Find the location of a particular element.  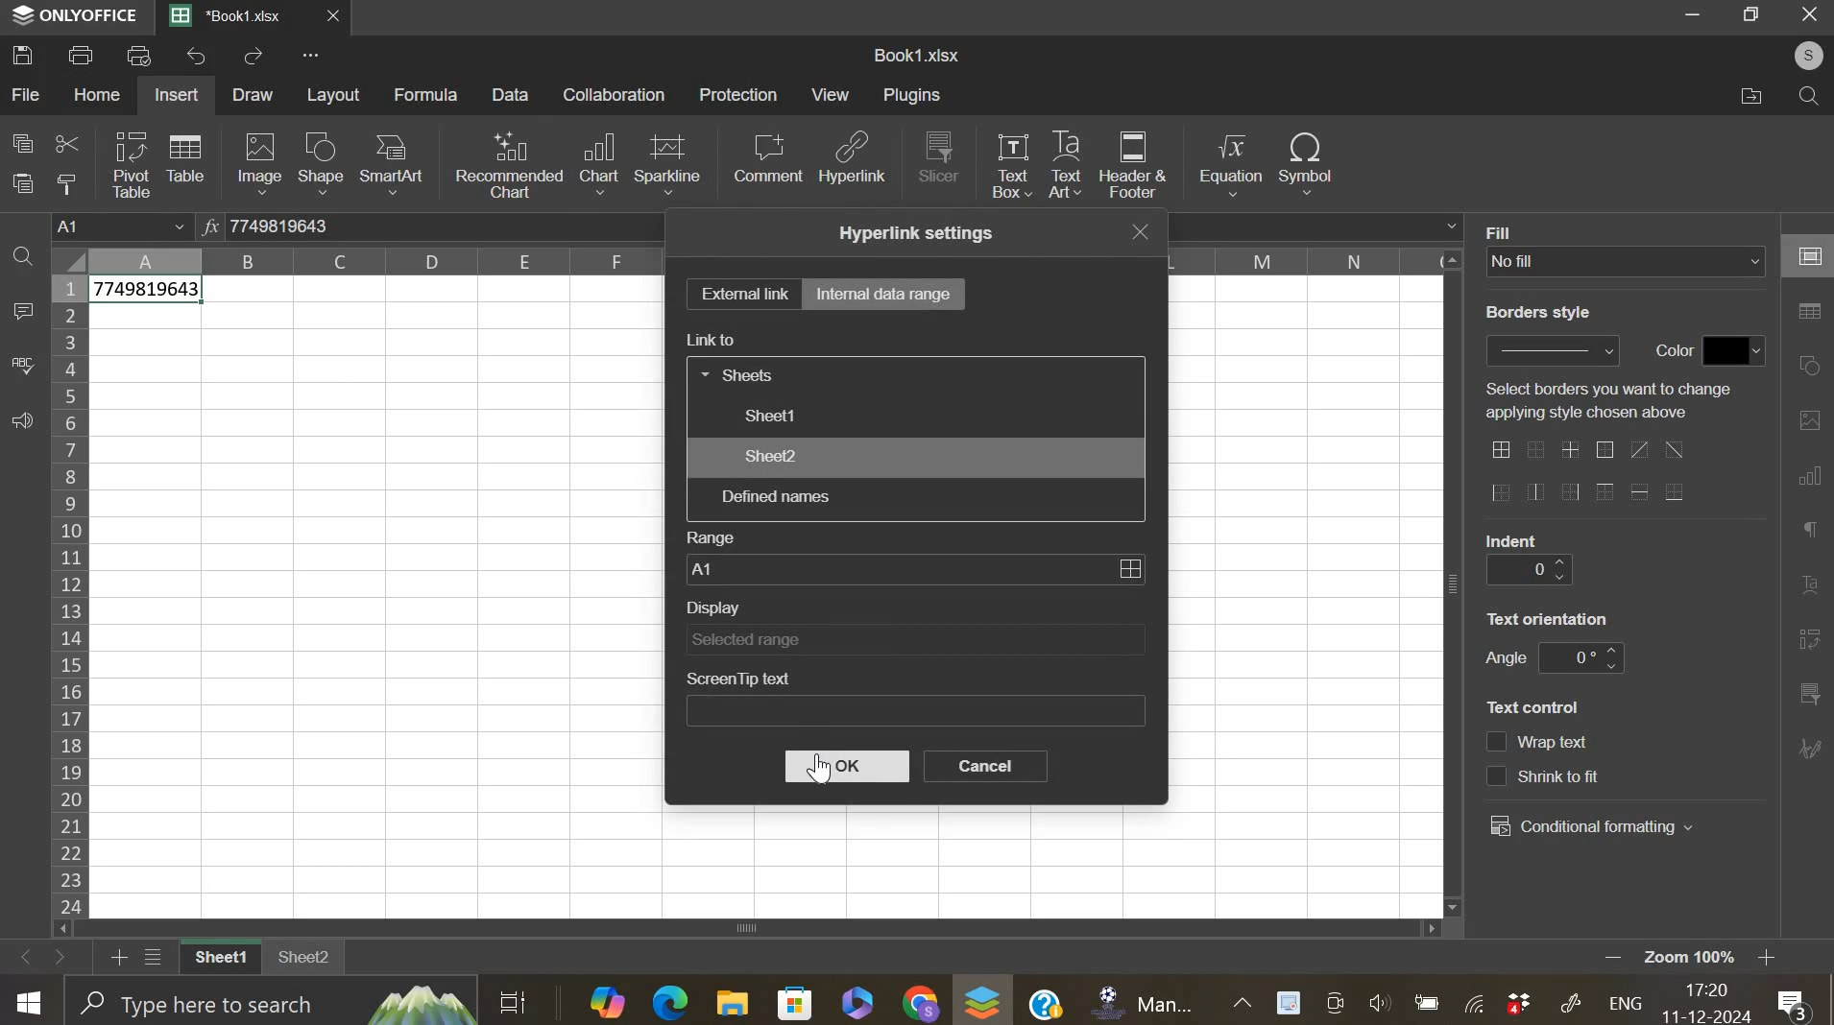

print preview is located at coordinates (139, 55).